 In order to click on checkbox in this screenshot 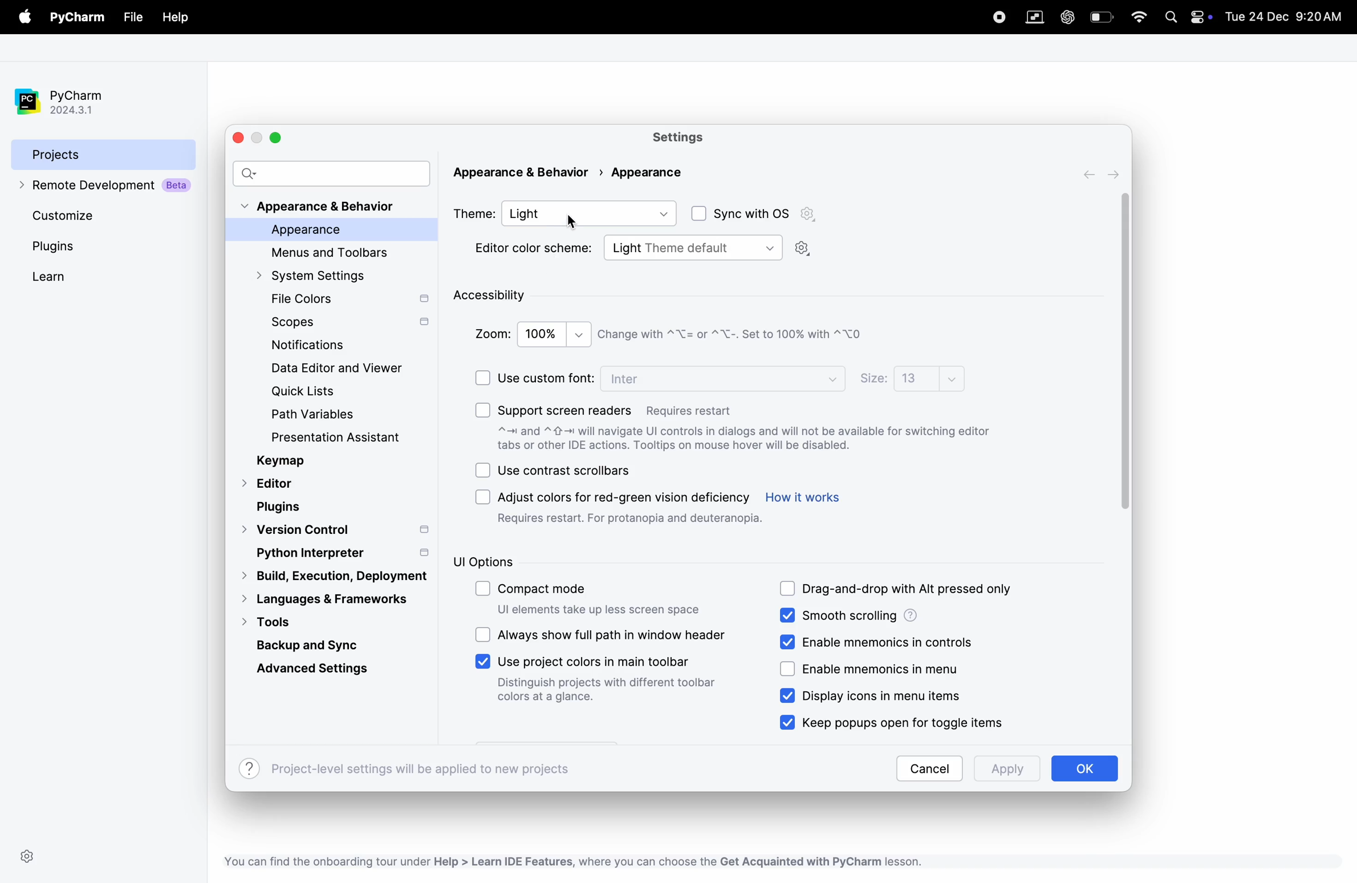, I will do `click(485, 497)`.